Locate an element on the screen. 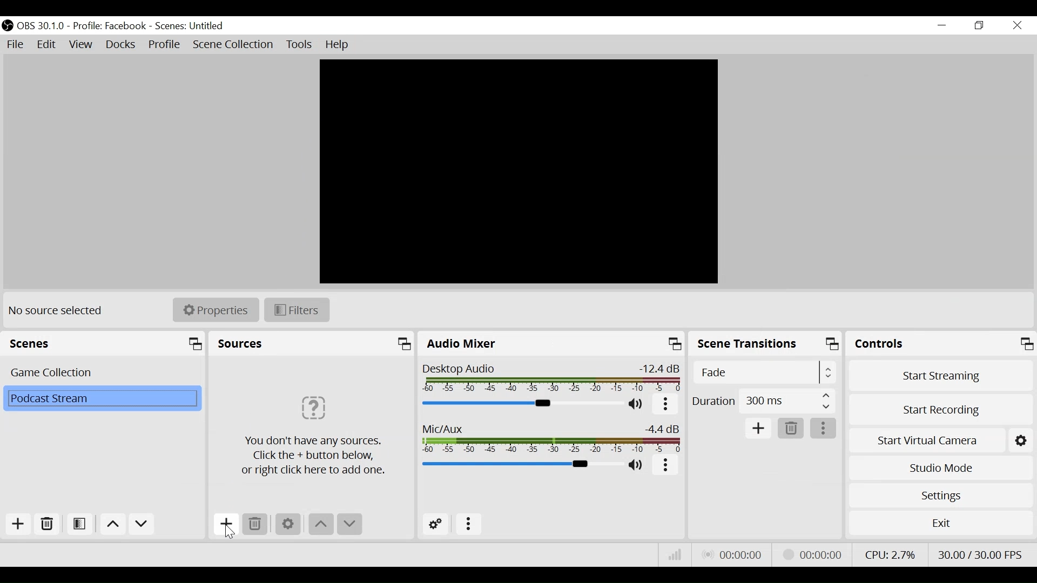  Profile is located at coordinates (165, 45).